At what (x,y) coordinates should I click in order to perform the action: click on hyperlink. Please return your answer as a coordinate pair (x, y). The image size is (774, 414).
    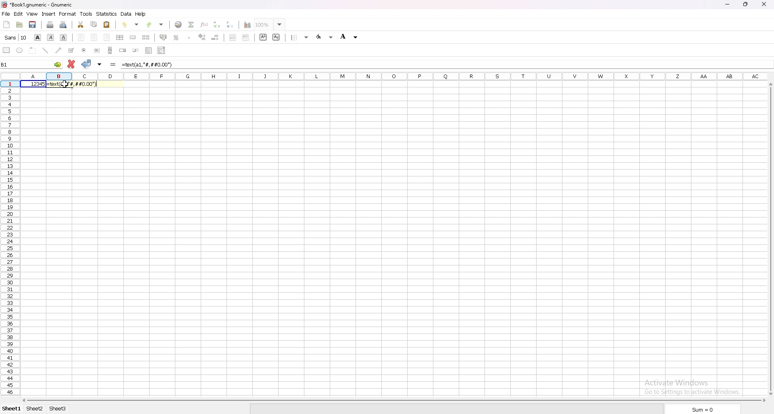
    Looking at the image, I should click on (179, 24).